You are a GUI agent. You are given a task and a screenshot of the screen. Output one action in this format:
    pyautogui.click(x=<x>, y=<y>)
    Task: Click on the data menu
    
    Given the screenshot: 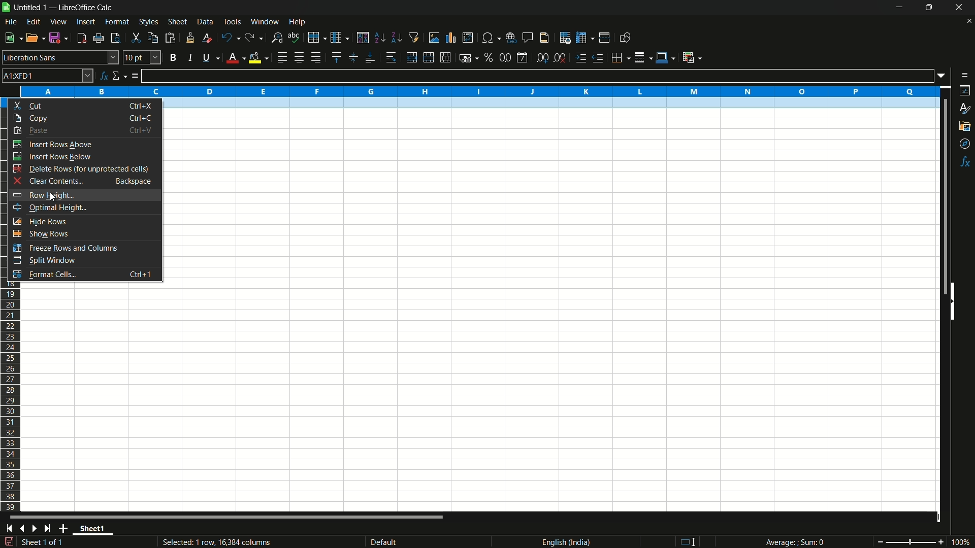 What is the action you would take?
    pyautogui.click(x=205, y=22)
    